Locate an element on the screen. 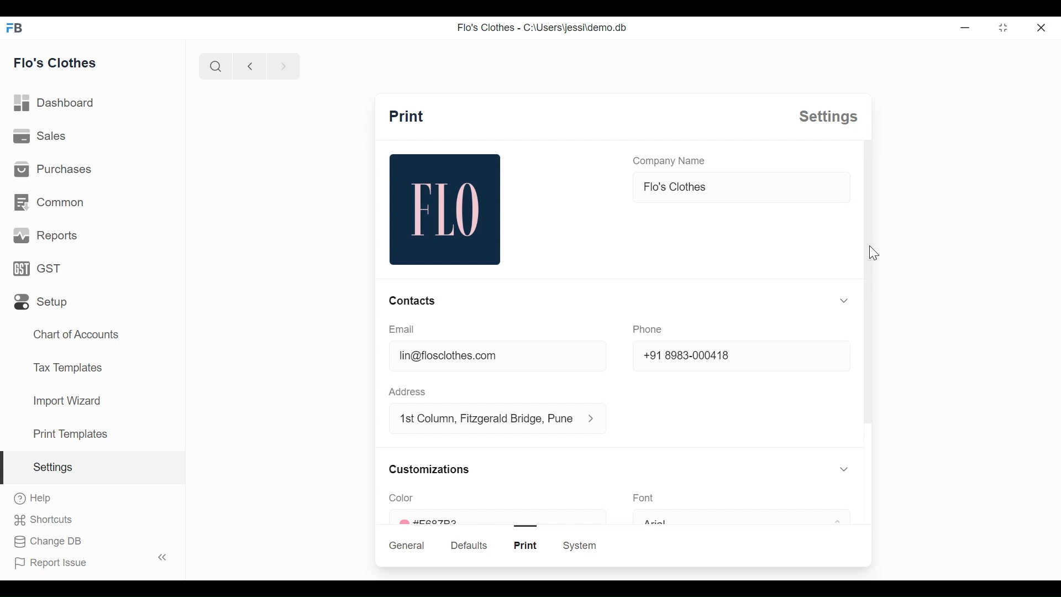 The image size is (1061, 597). flo's clothes is located at coordinates (55, 62).